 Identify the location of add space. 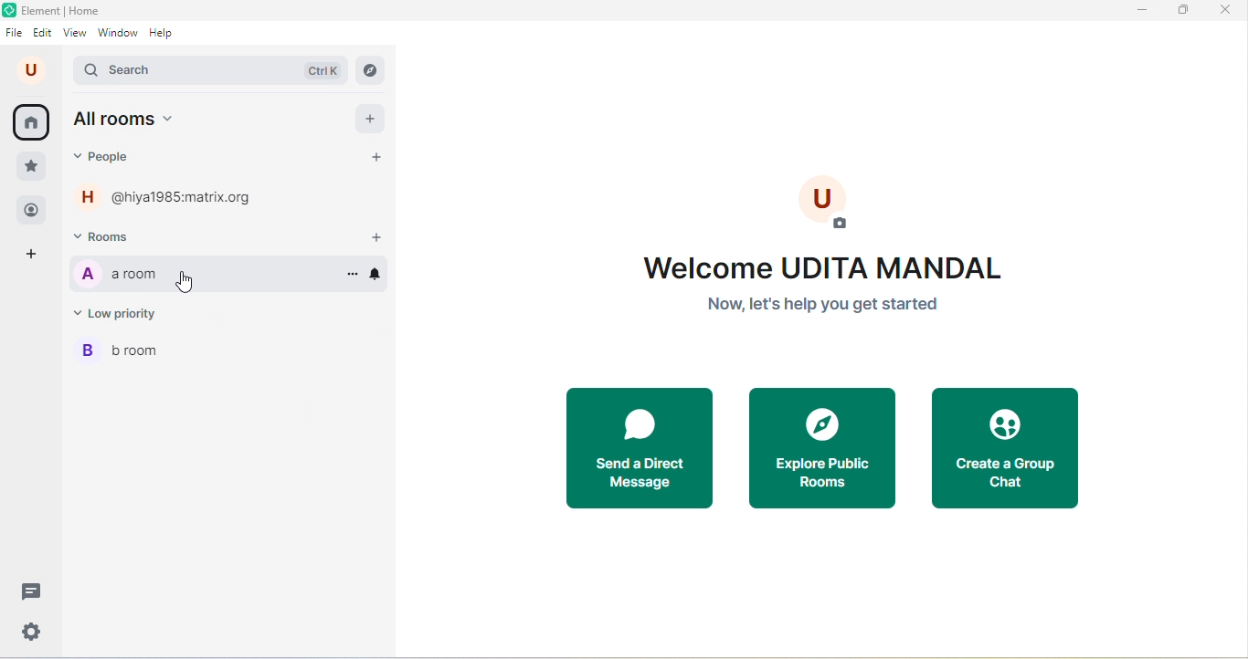
(34, 256).